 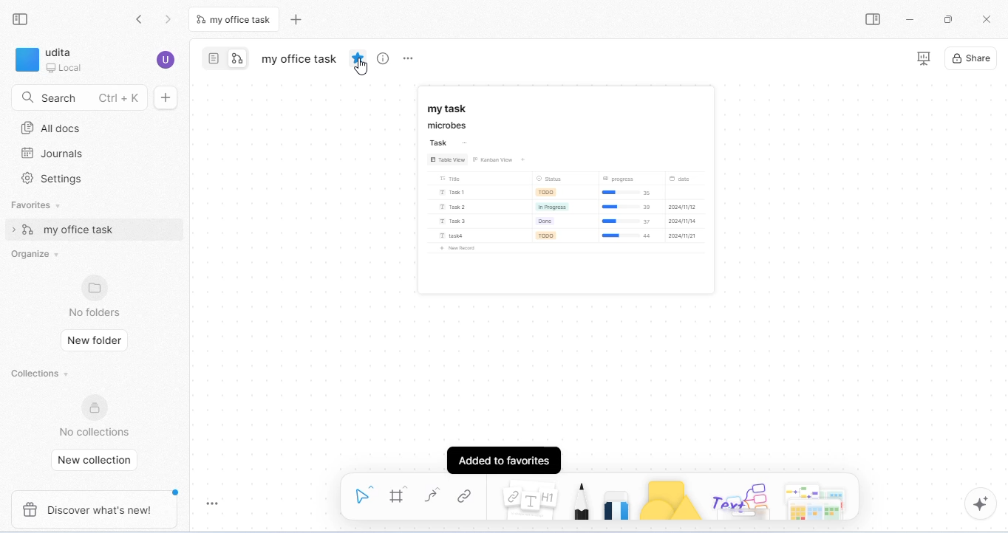 I want to click on pinned and appeared at the top, so click(x=569, y=188).